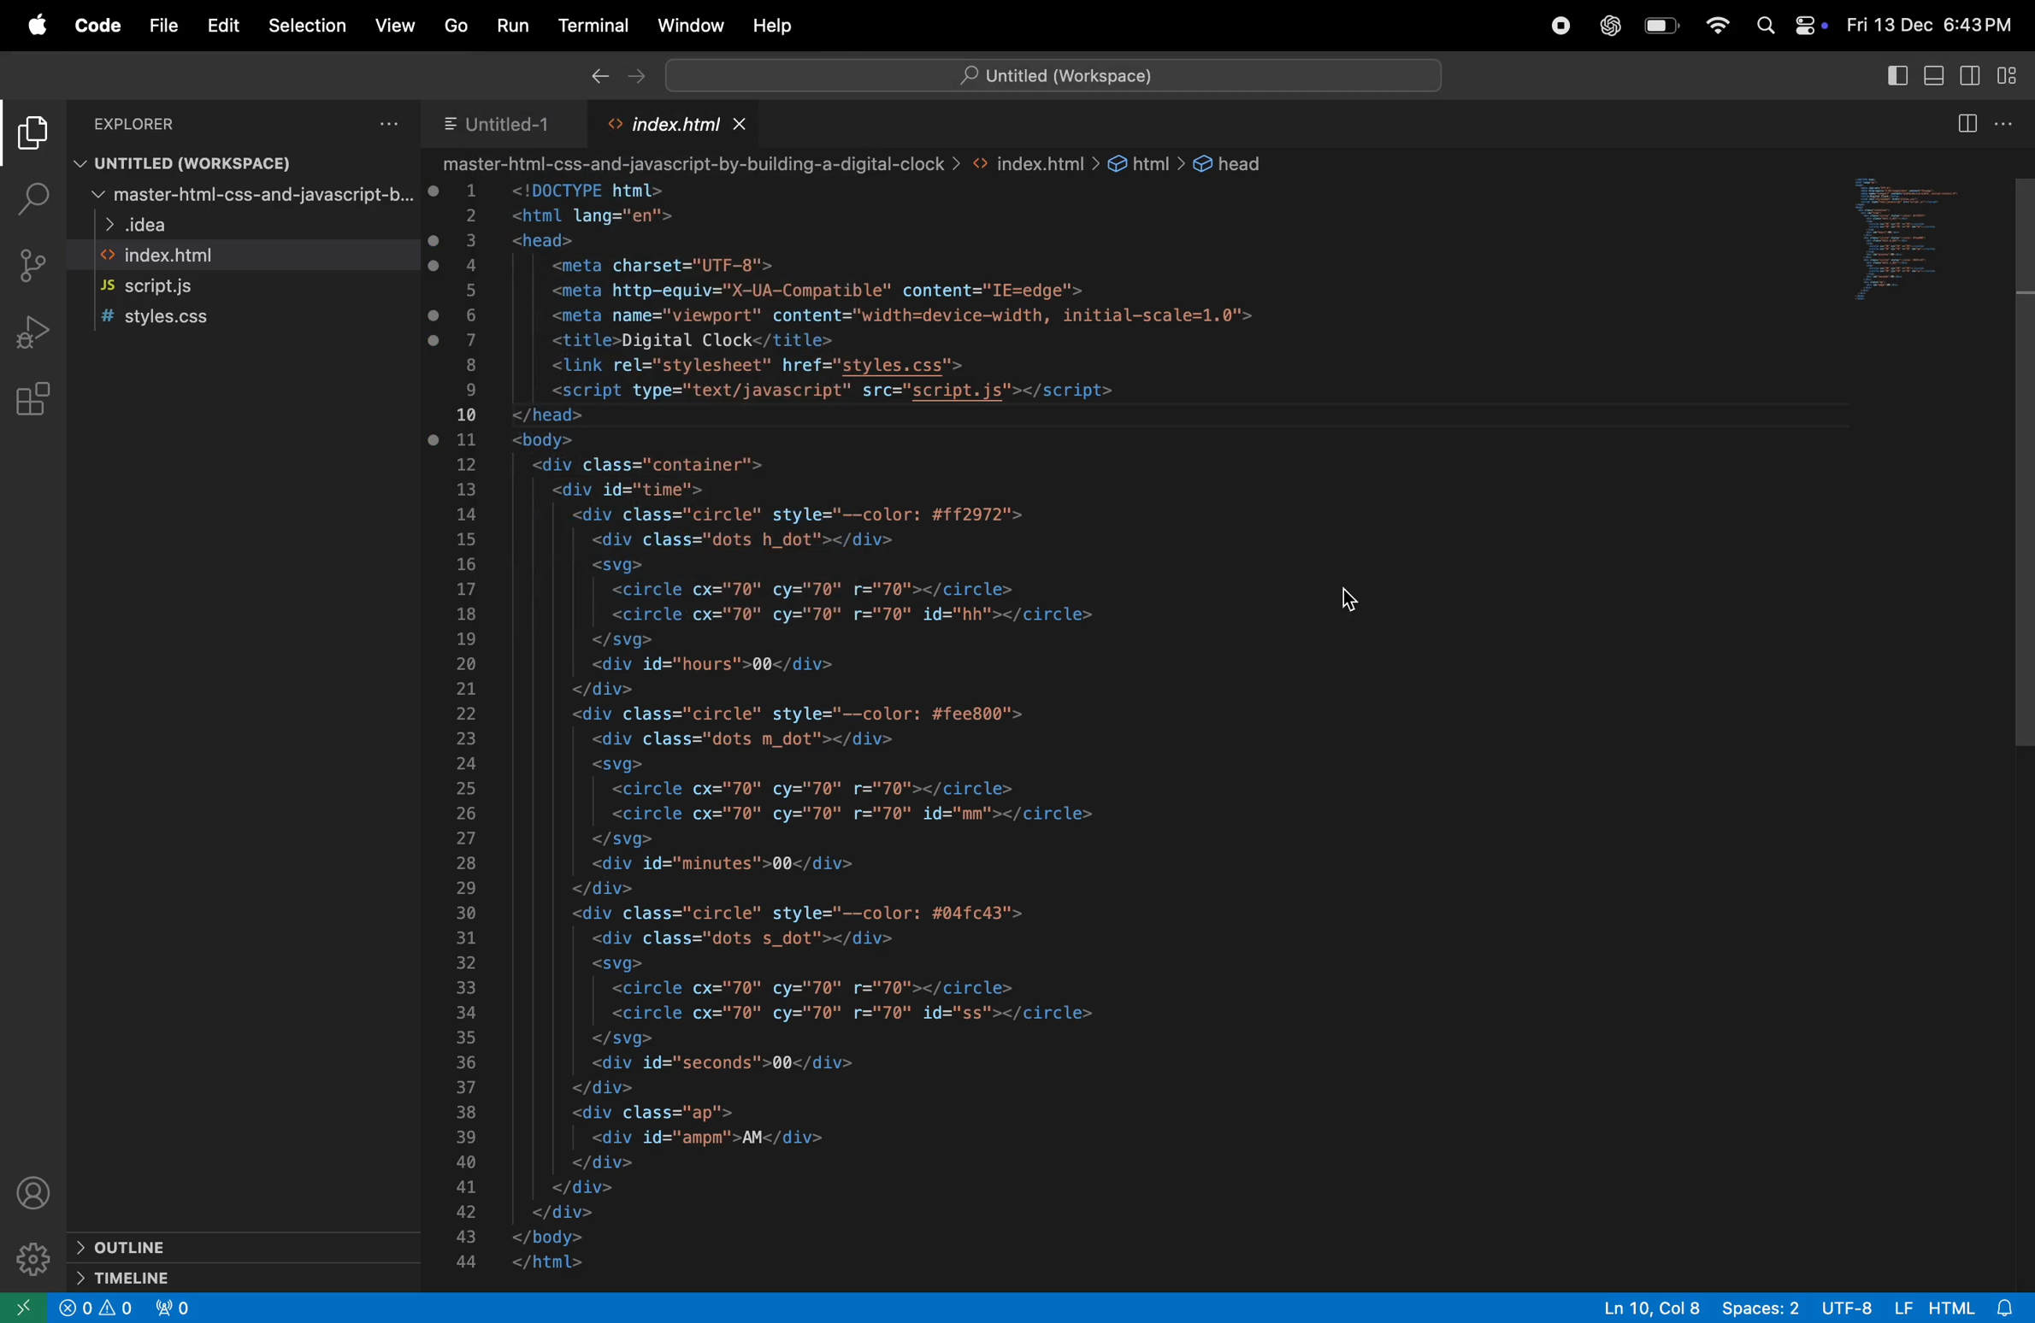 The width and height of the screenshot is (2035, 1323). What do you see at coordinates (1612, 27) in the screenshot?
I see `chatgpt` at bounding box center [1612, 27].